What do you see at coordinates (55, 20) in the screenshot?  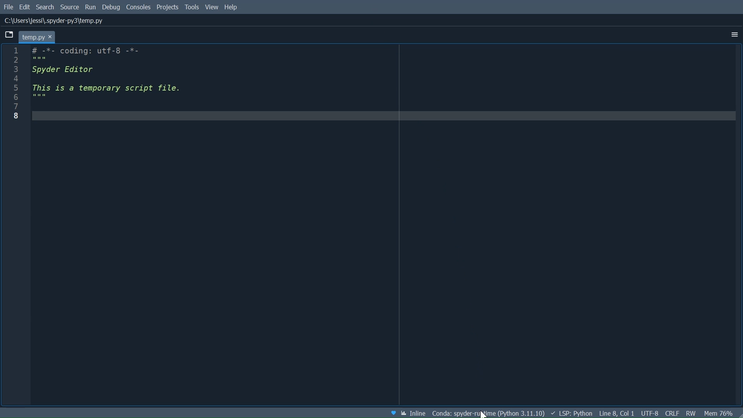 I see `File Path` at bounding box center [55, 20].